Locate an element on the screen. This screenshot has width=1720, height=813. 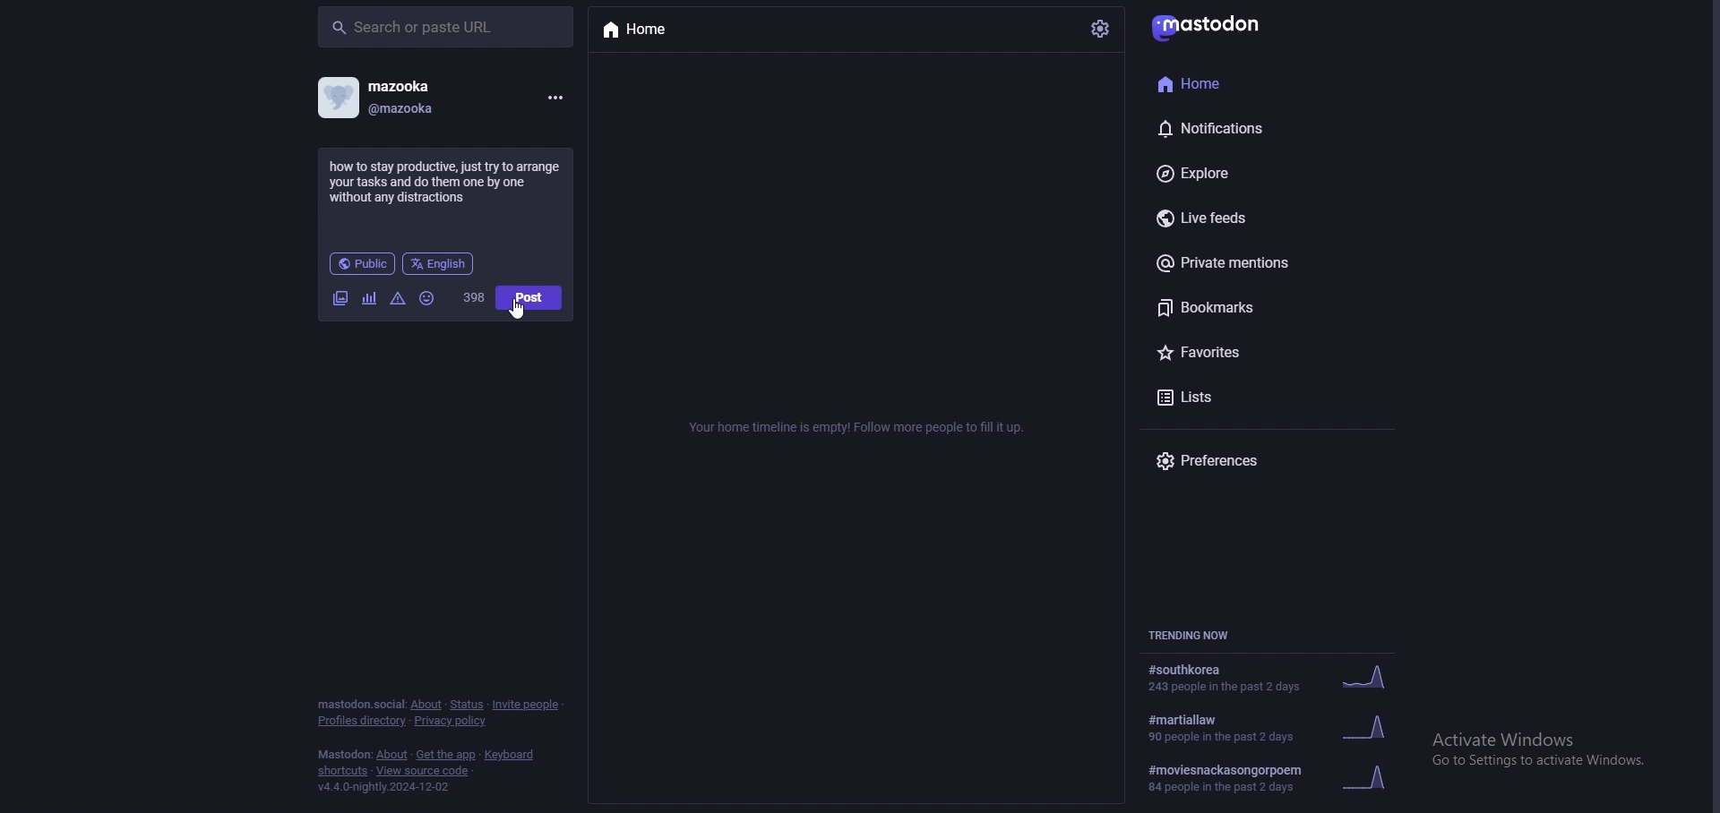
search bar is located at coordinates (446, 29).